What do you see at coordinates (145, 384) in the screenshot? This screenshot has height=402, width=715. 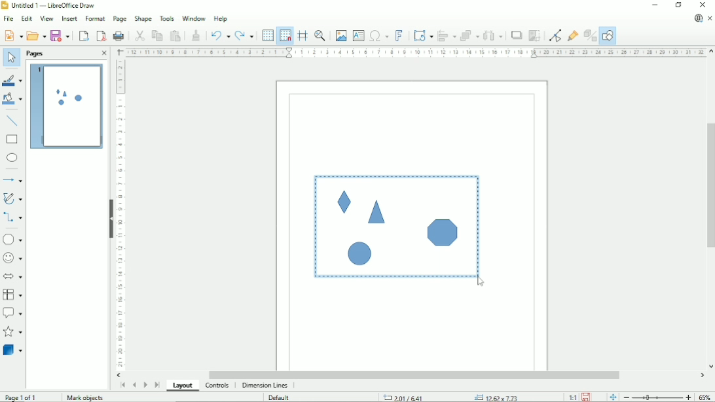 I see `Scroll to next page` at bounding box center [145, 384].